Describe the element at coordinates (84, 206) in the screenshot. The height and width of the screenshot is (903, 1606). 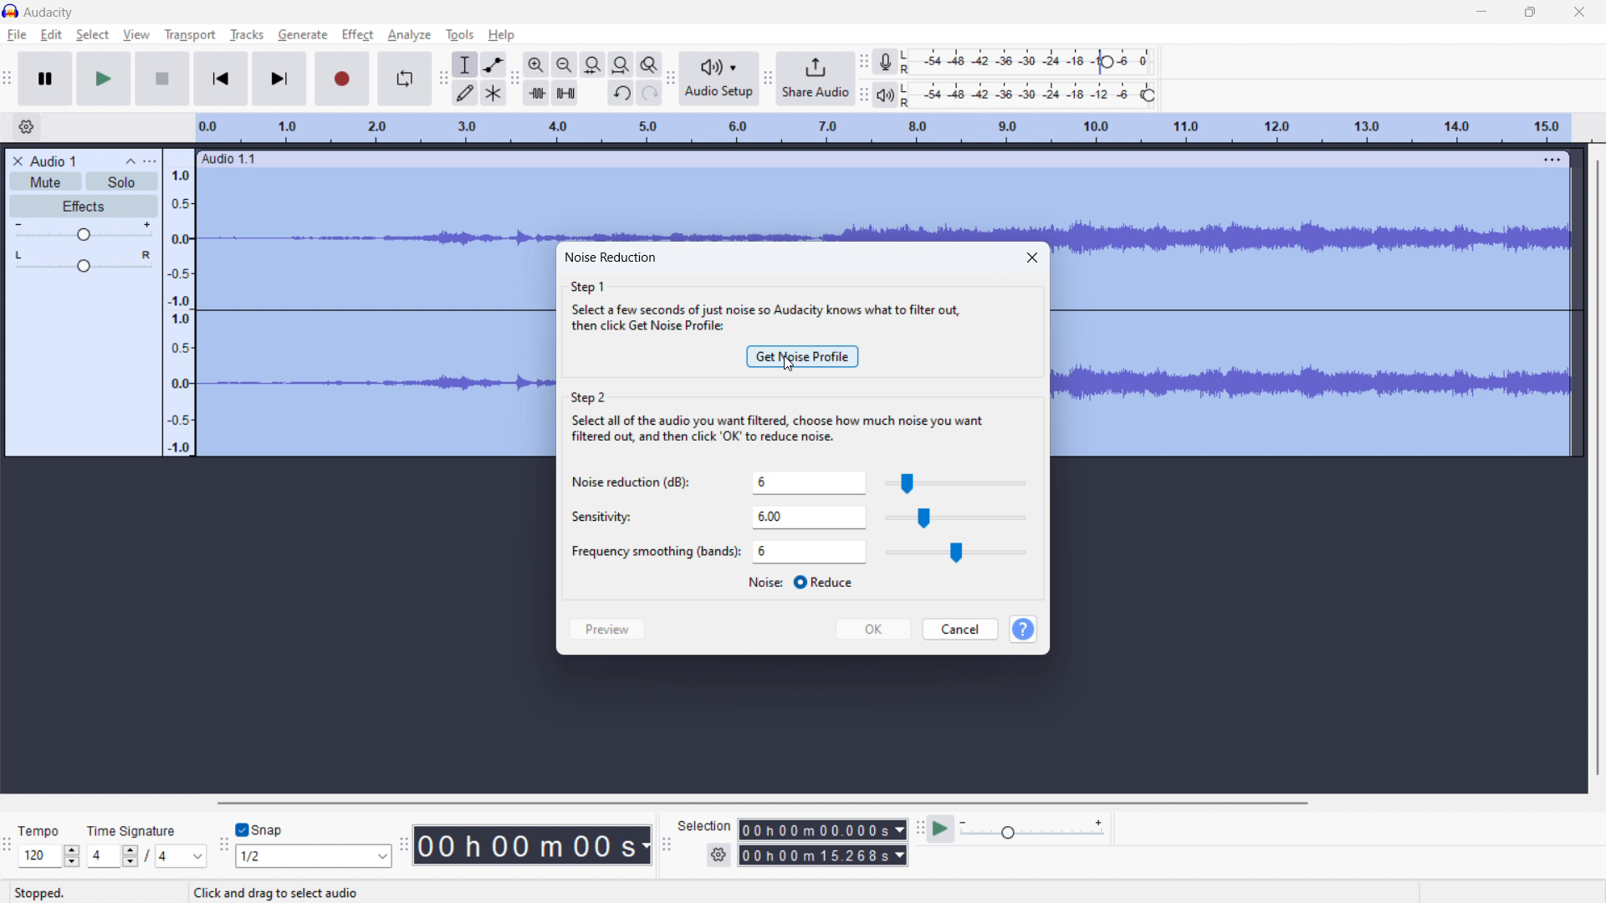
I see `effects` at that location.